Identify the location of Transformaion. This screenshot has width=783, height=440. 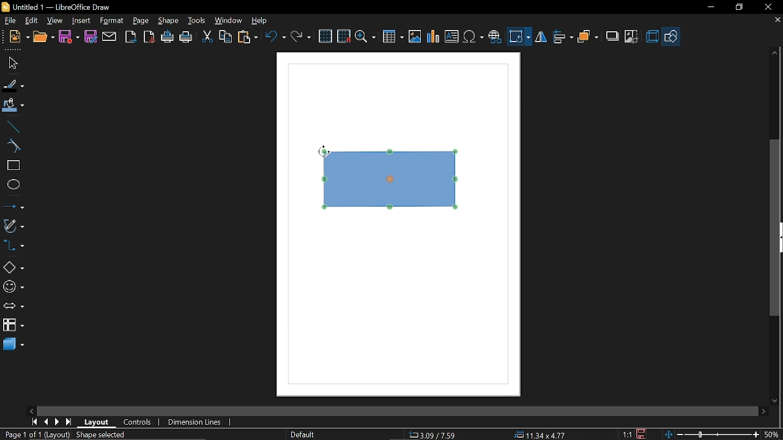
(520, 37).